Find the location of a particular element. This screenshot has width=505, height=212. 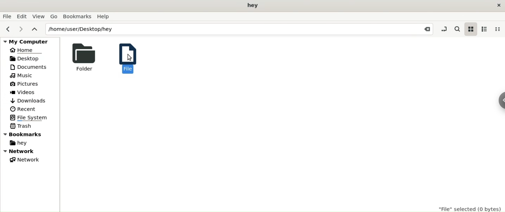

Folder is located at coordinates (86, 57).